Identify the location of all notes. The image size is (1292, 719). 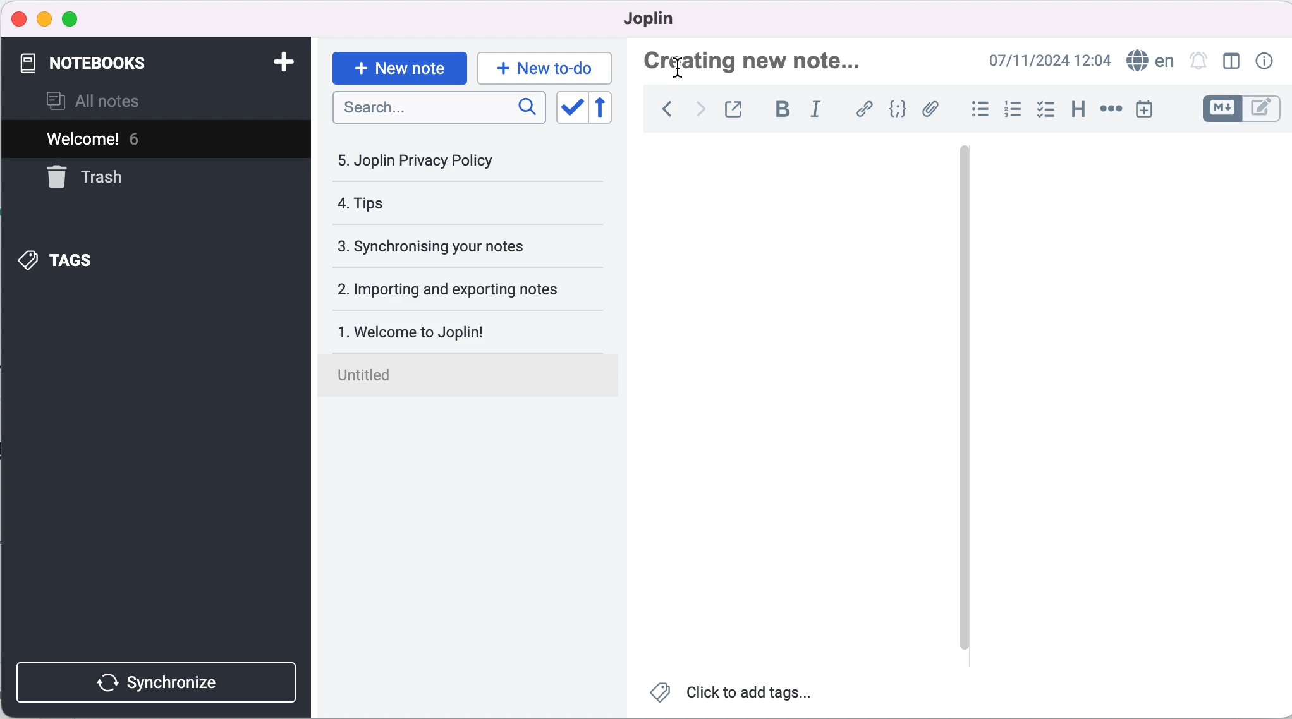
(113, 100).